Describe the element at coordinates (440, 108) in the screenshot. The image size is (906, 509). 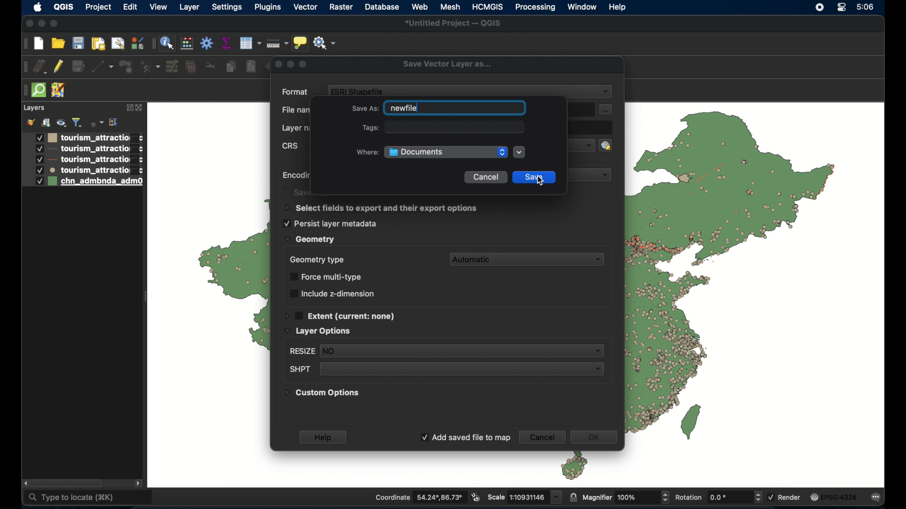
I see `save as  field` at that location.